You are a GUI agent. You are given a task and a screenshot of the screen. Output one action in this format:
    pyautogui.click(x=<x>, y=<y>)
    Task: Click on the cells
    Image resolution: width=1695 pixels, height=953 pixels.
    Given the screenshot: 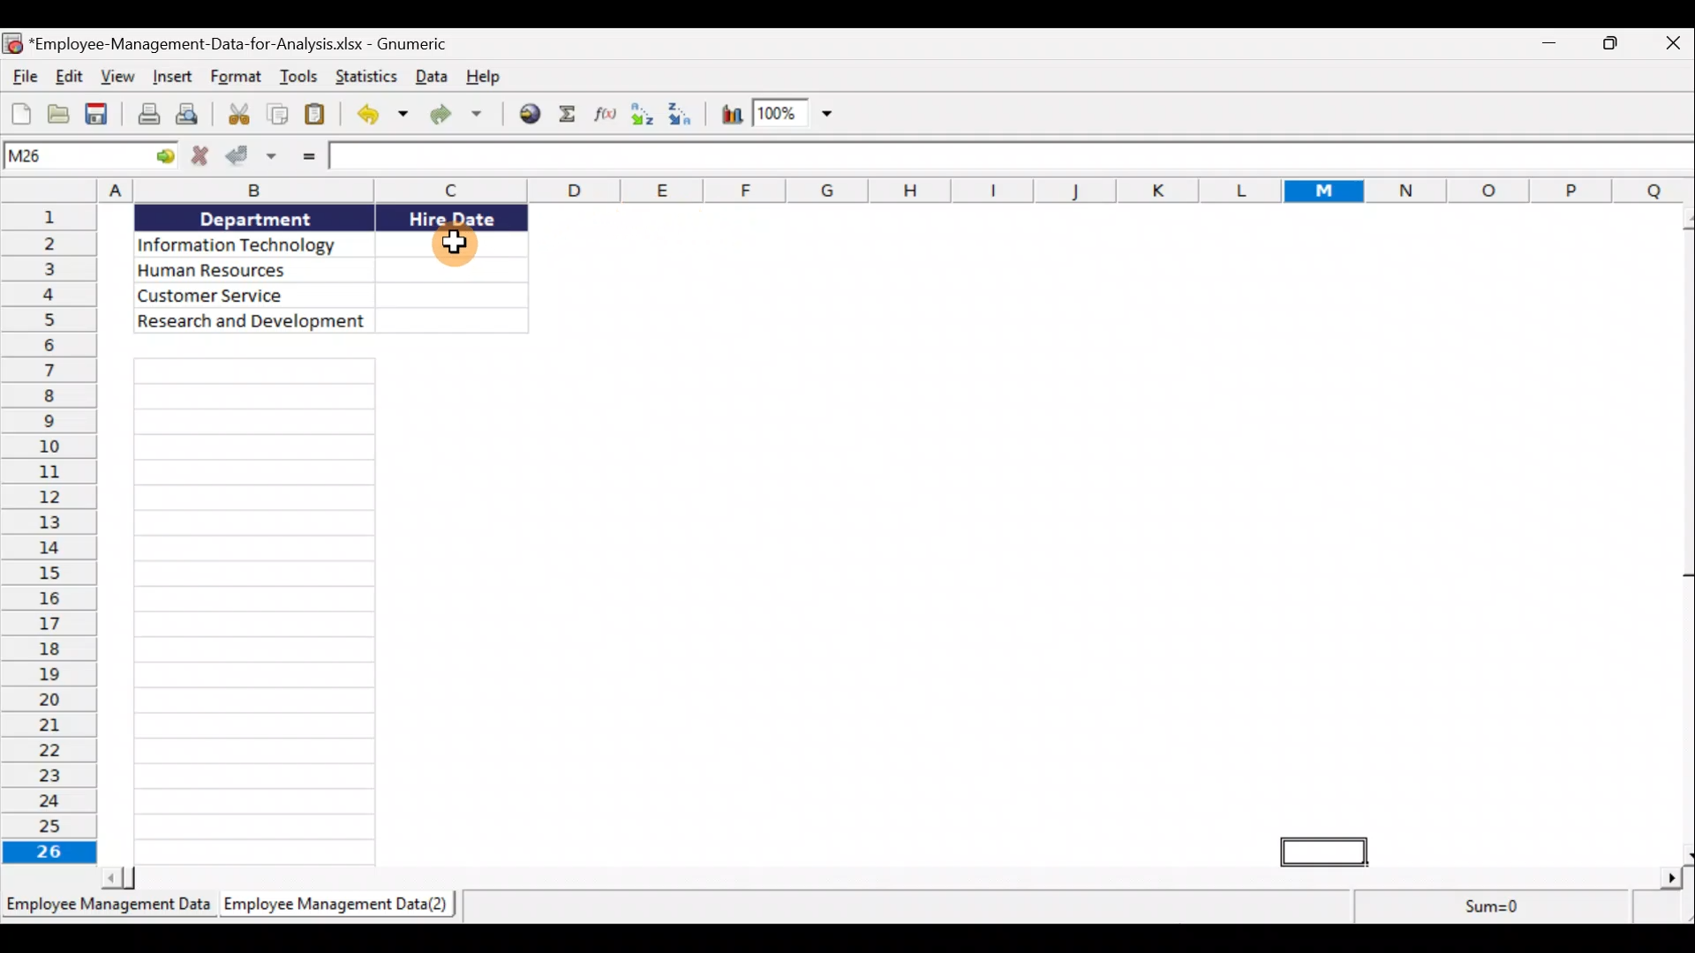 What is the action you would take?
    pyautogui.click(x=250, y=612)
    